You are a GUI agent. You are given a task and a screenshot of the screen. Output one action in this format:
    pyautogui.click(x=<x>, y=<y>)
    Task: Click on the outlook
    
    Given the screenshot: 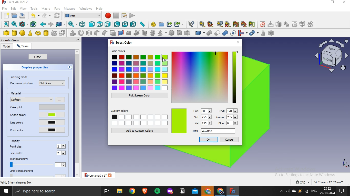 What is the action you would take?
    pyautogui.click(x=195, y=192)
    